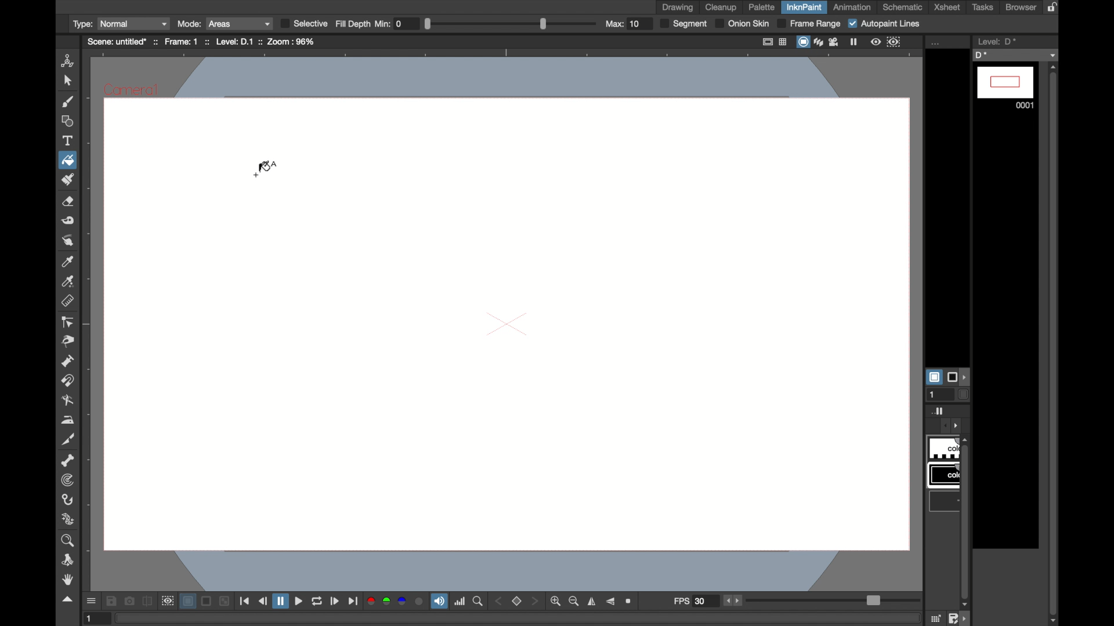  What do you see at coordinates (982, 8) in the screenshot?
I see `tasks` at bounding box center [982, 8].